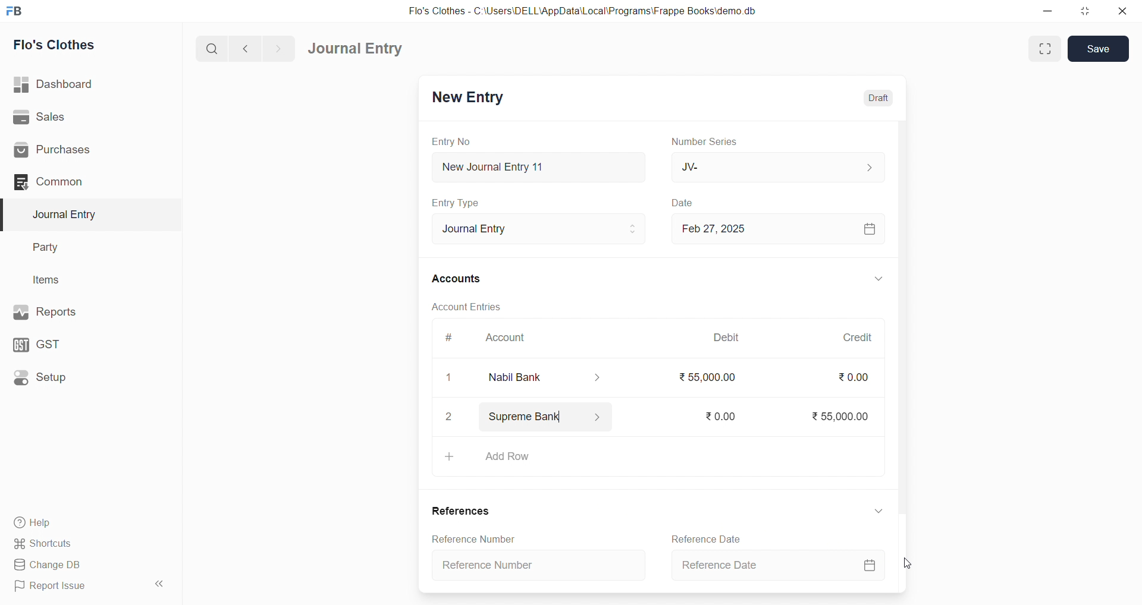  Describe the element at coordinates (1124, 11) in the screenshot. I see `close` at that location.